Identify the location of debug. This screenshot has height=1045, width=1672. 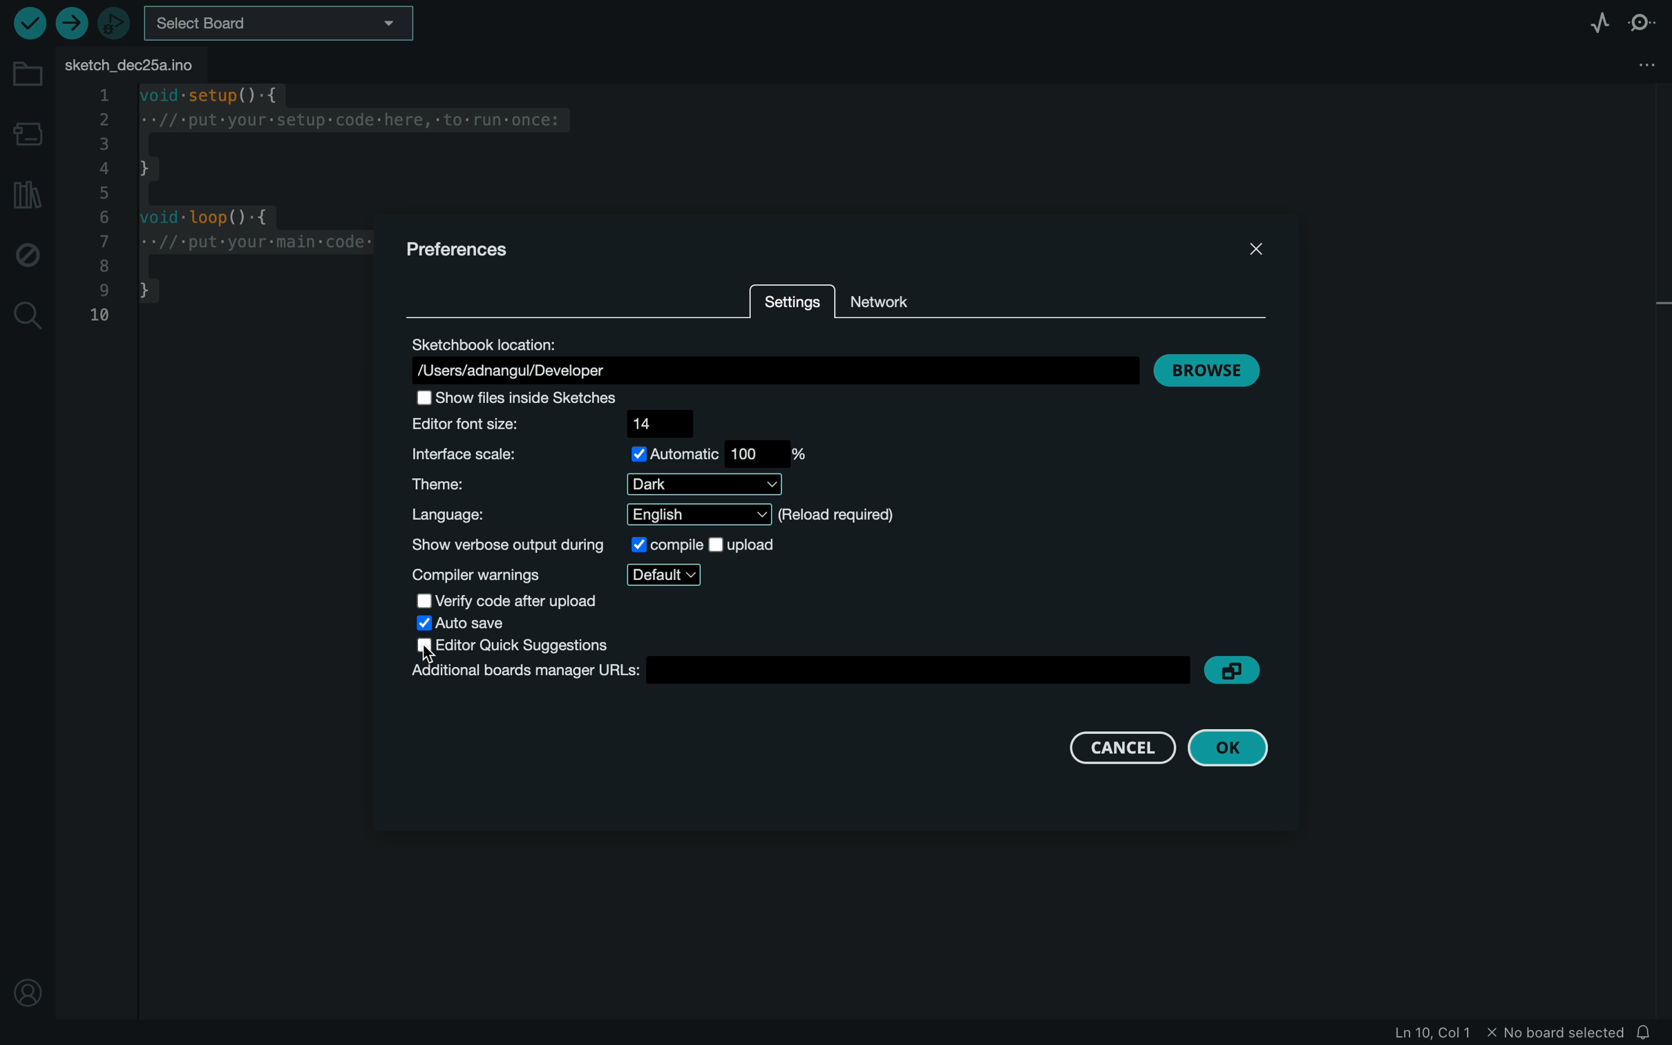
(26, 254).